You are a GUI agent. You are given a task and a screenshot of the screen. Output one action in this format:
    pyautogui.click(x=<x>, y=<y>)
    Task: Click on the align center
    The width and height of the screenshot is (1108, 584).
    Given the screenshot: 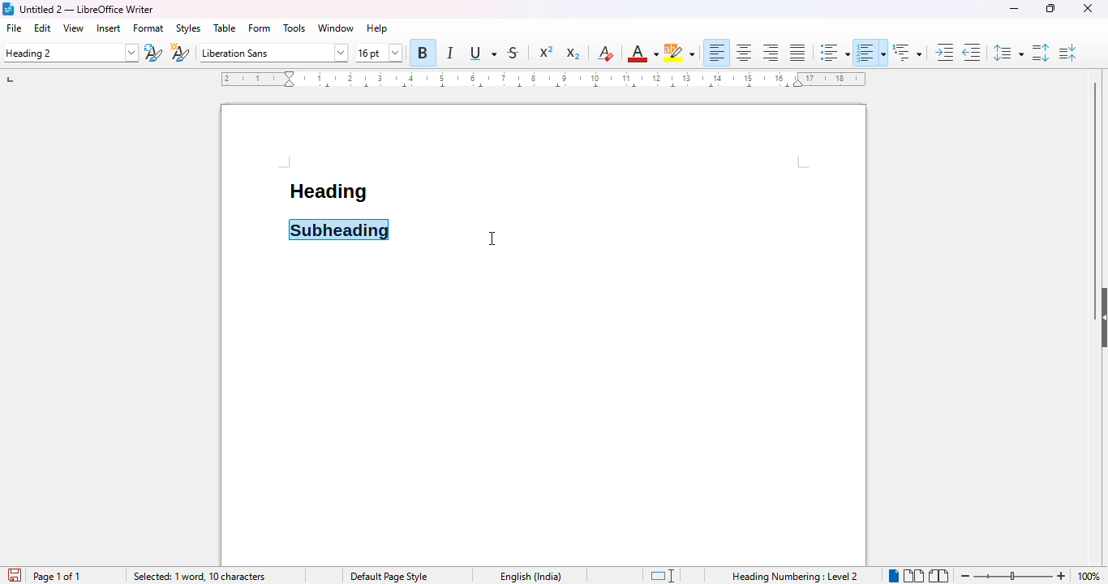 What is the action you would take?
    pyautogui.click(x=745, y=53)
    